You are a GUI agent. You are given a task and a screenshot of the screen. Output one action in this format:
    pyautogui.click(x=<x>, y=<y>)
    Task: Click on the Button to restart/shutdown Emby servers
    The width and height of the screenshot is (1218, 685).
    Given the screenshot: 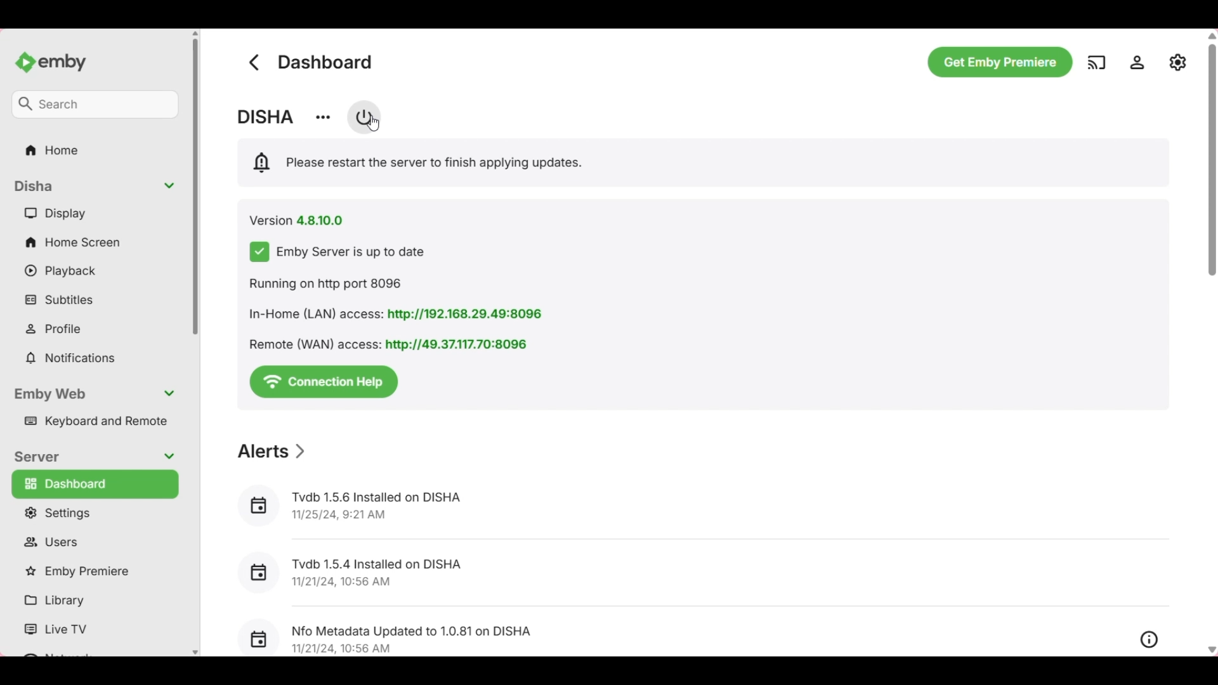 What is the action you would take?
    pyautogui.click(x=365, y=117)
    